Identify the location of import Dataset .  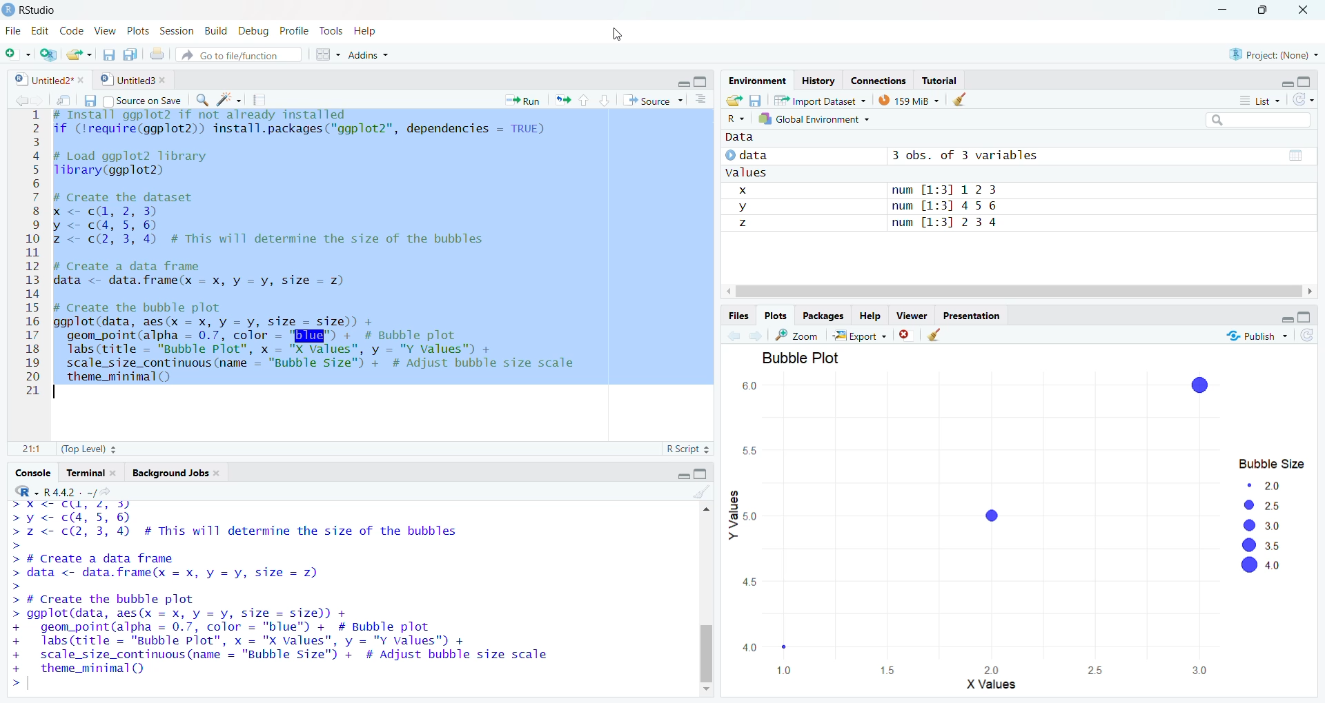
(818, 98).